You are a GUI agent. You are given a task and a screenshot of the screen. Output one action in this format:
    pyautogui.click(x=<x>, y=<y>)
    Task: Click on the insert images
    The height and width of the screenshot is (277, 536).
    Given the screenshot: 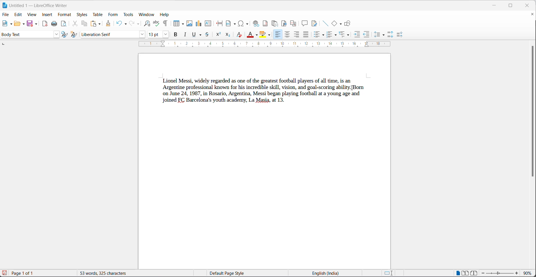 What is the action you would take?
    pyautogui.click(x=190, y=24)
    